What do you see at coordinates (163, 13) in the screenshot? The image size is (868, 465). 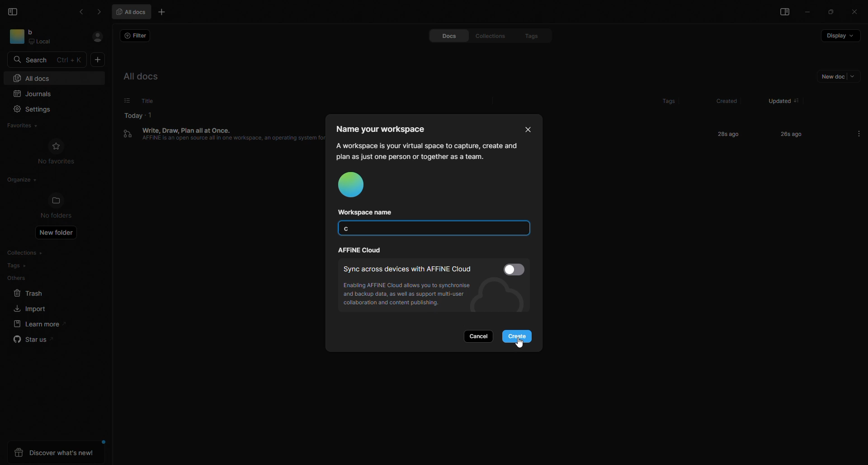 I see `new tab` at bounding box center [163, 13].